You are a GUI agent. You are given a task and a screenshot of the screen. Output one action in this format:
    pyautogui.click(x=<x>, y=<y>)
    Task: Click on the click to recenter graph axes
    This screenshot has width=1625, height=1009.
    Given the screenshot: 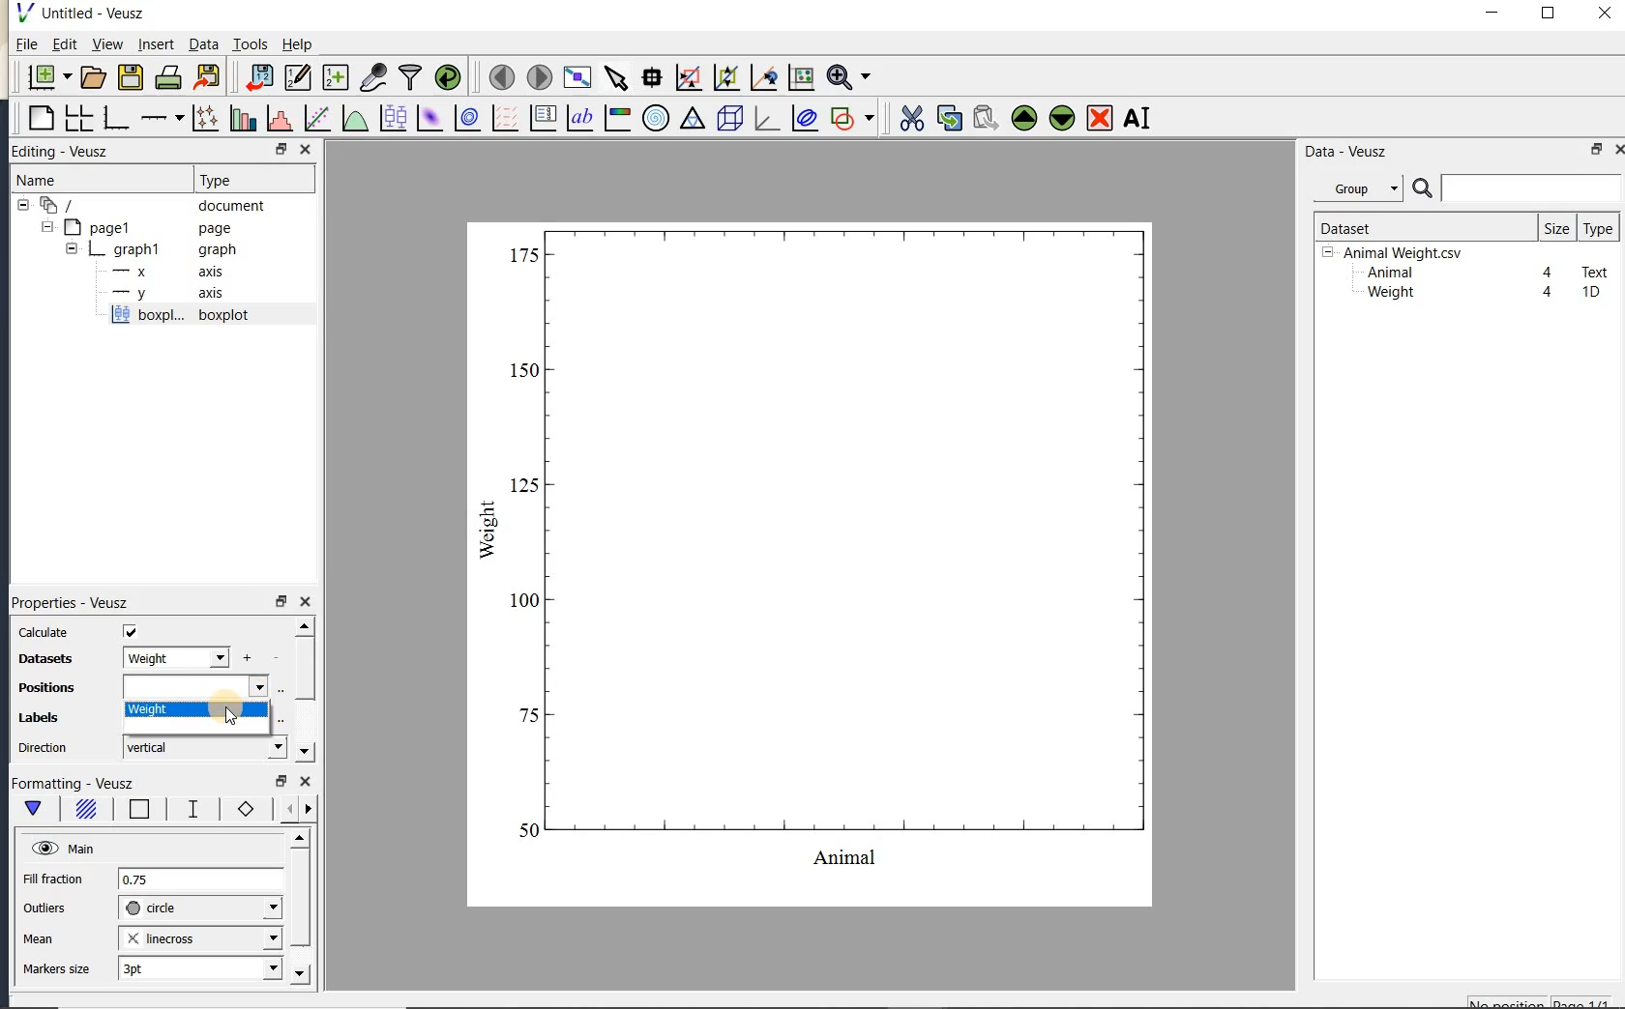 What is the action you would take?
    pyautogui.click(x=764, y=78)
    